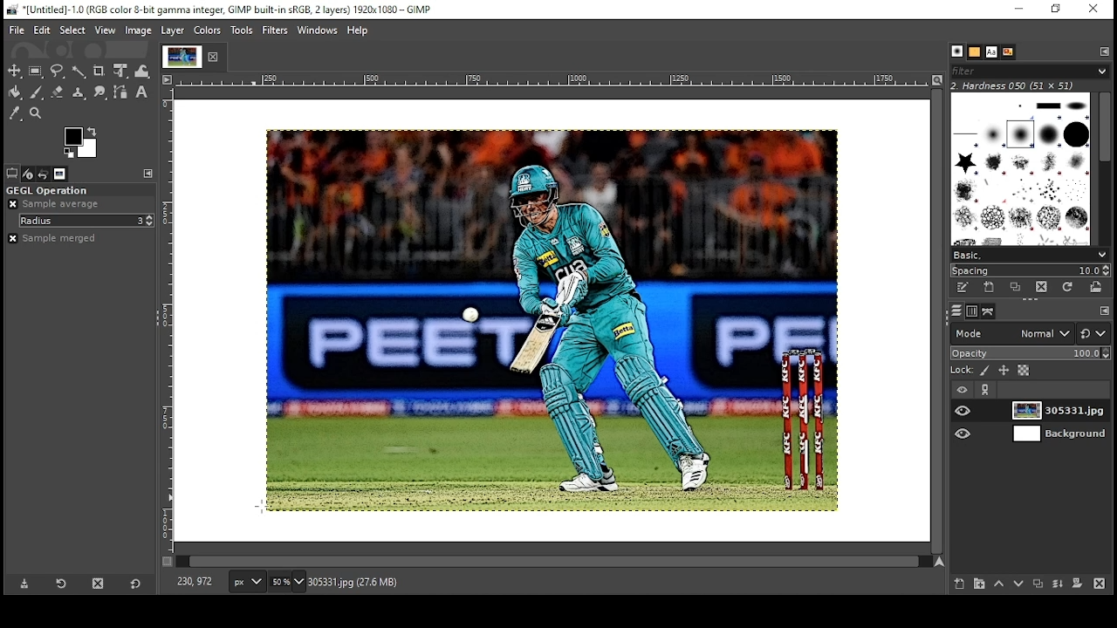  I want to click on delete tool preset, so click(99, 584).